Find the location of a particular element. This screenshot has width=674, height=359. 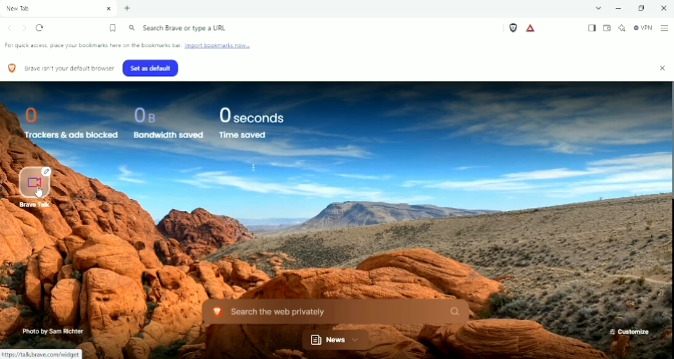

Minimize is located at coordinates (621, 9).